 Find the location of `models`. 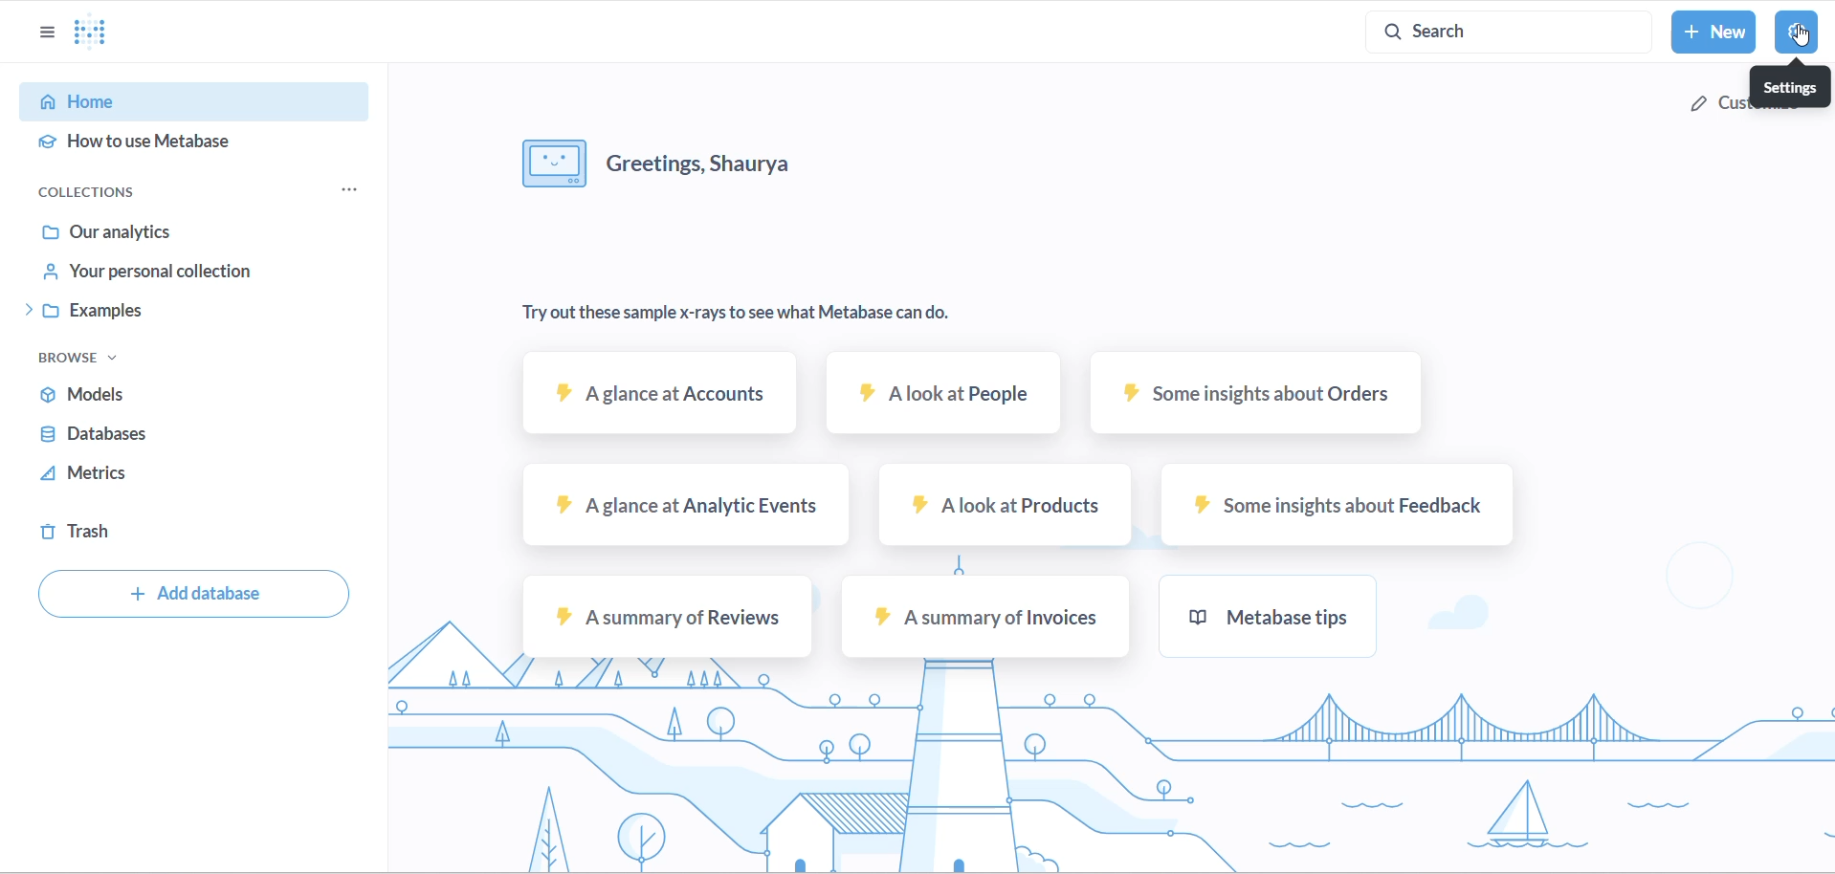

models is located at coordinates (148, 393).